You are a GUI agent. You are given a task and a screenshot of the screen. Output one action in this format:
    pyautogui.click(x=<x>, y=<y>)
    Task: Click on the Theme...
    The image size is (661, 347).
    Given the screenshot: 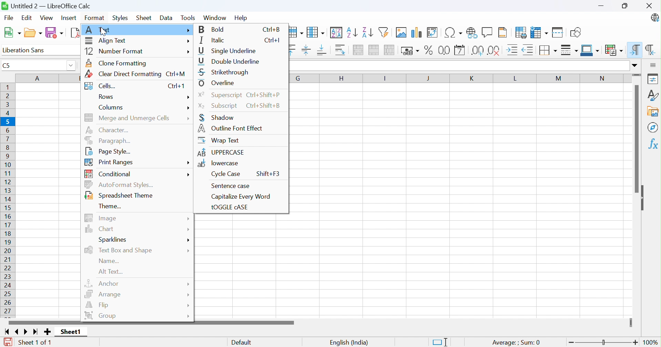 What is the action you would take?
    pyautogui.click(x=110, y=206)
    